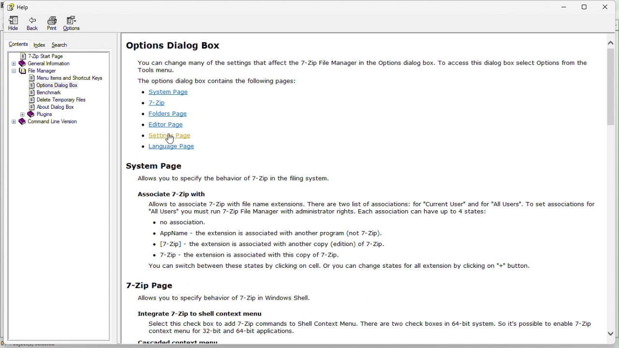 The image size is (619, 348). Describe the element at coordinates (360, 60) in the screenshot. I see `options dialog box help page` at that location.